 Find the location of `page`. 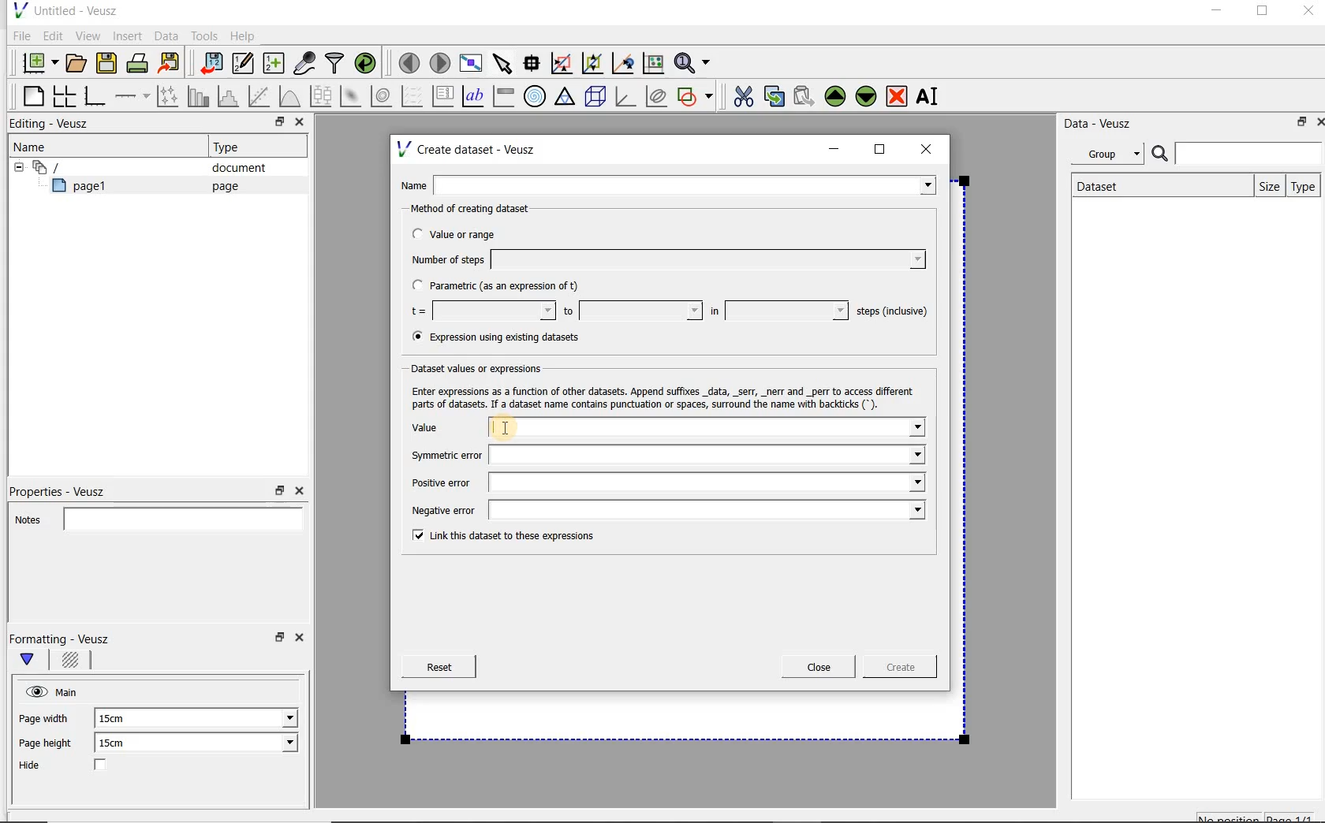

page is located at coordinates (222, 186).